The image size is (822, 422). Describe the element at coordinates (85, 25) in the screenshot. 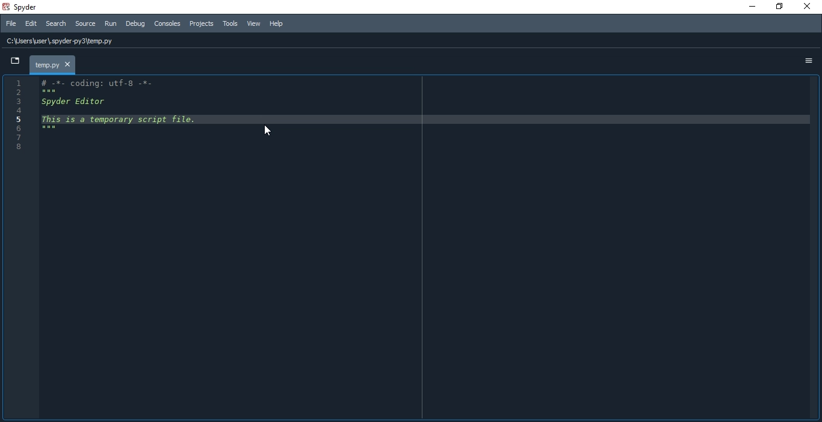

I see `source ` at that location.